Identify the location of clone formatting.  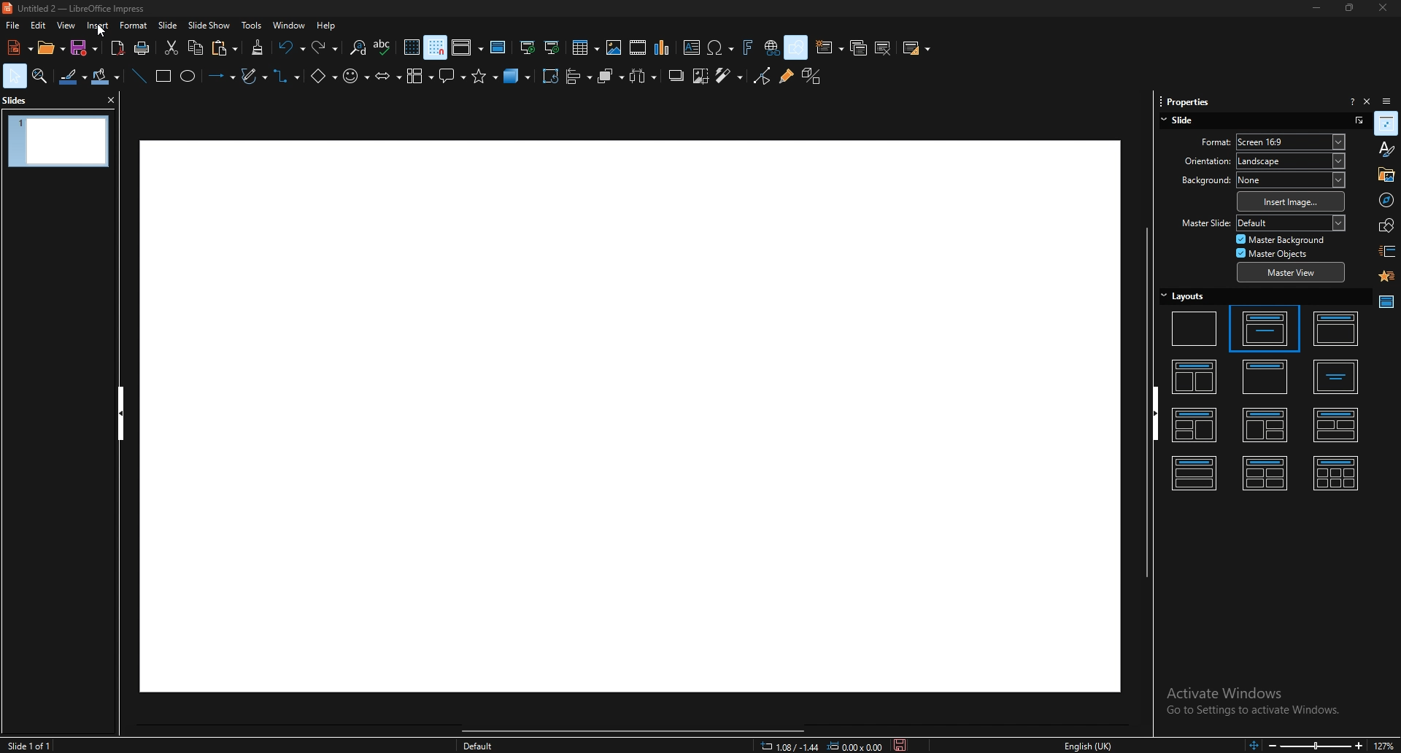
(258, 47).